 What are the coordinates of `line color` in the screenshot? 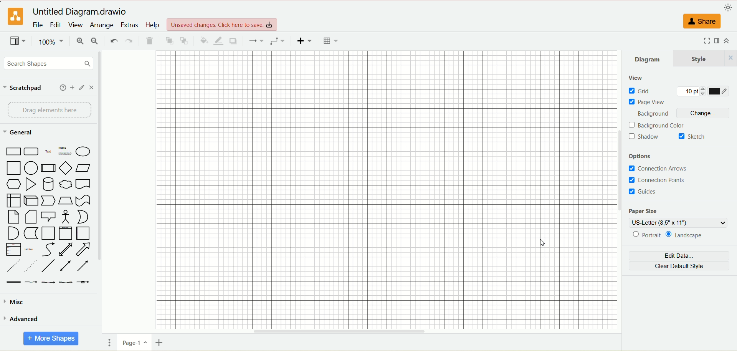 It's located at (218, 40).